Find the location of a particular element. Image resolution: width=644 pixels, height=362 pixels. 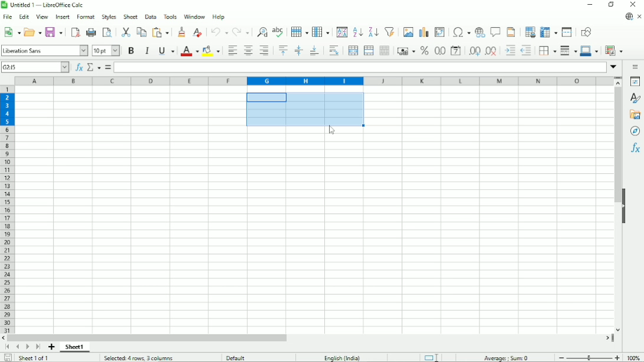

Zoom factor is located at coordinates (635, 358).